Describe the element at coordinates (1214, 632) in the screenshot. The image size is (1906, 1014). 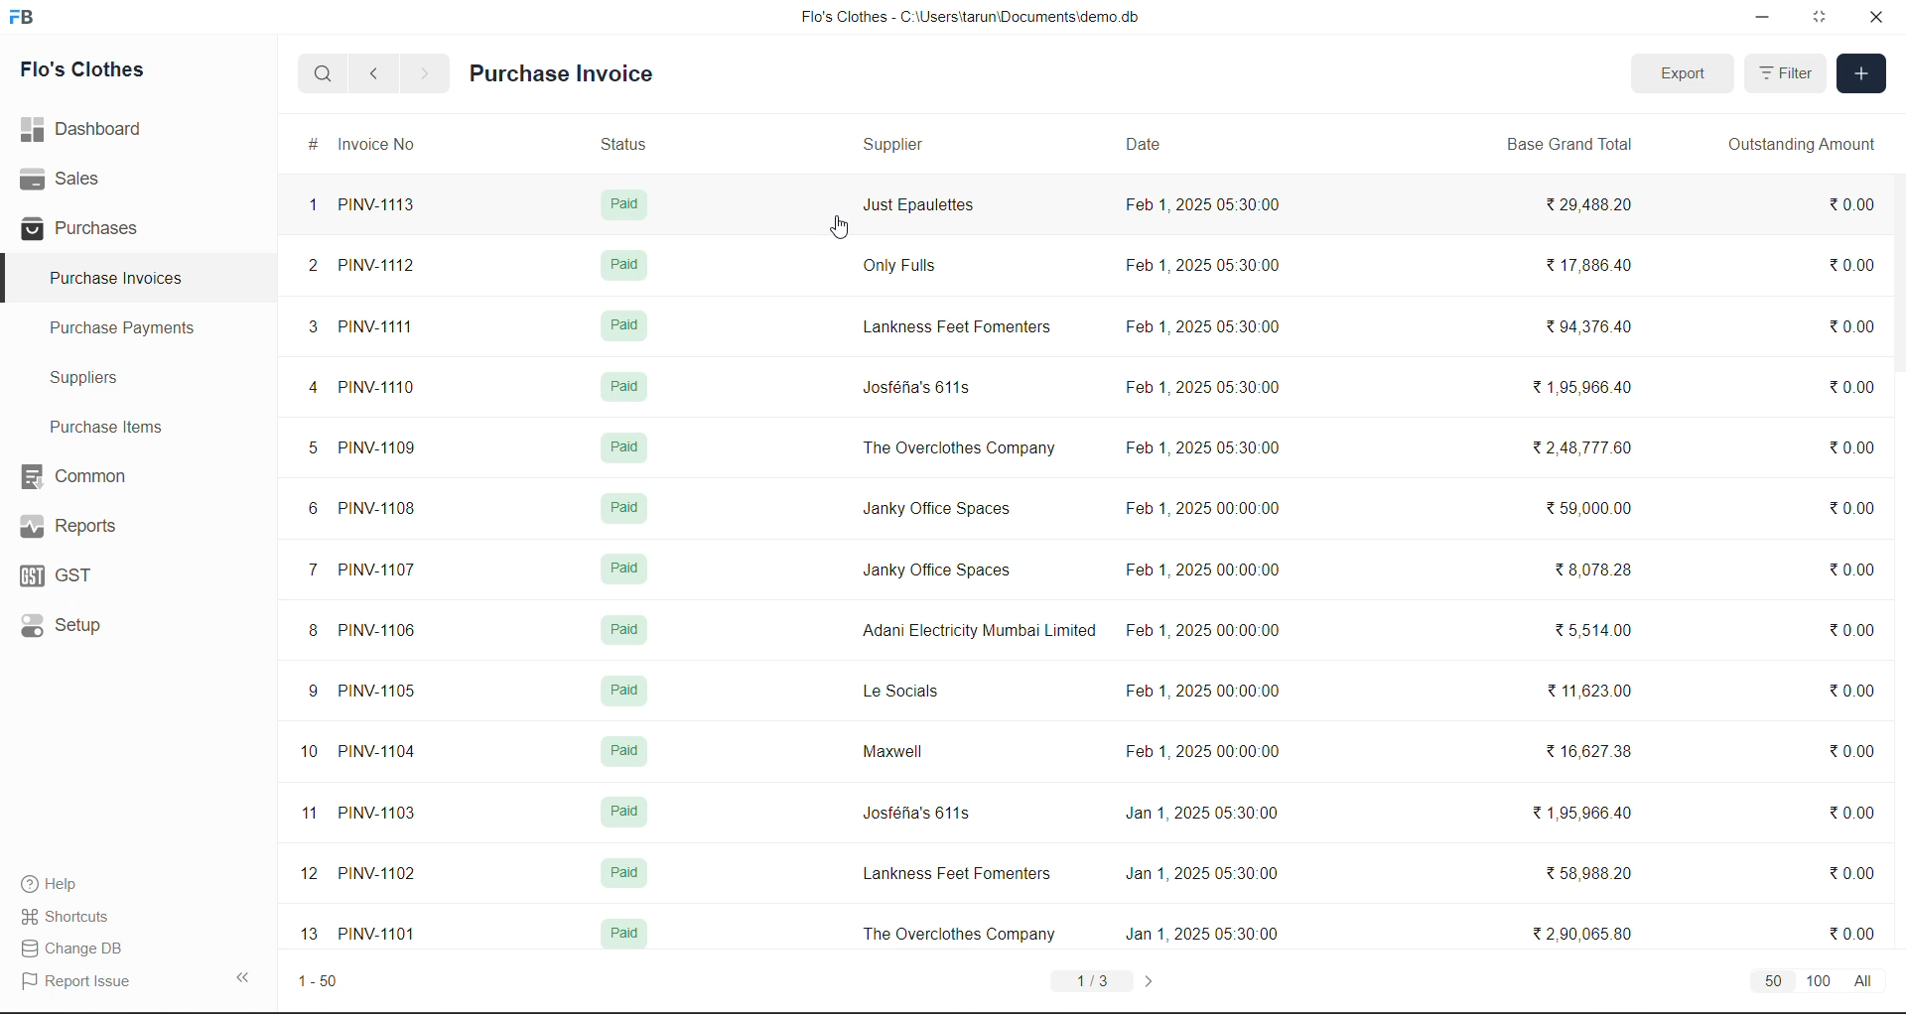
I see `Feb 1, 2025 00:00:00` at that location.